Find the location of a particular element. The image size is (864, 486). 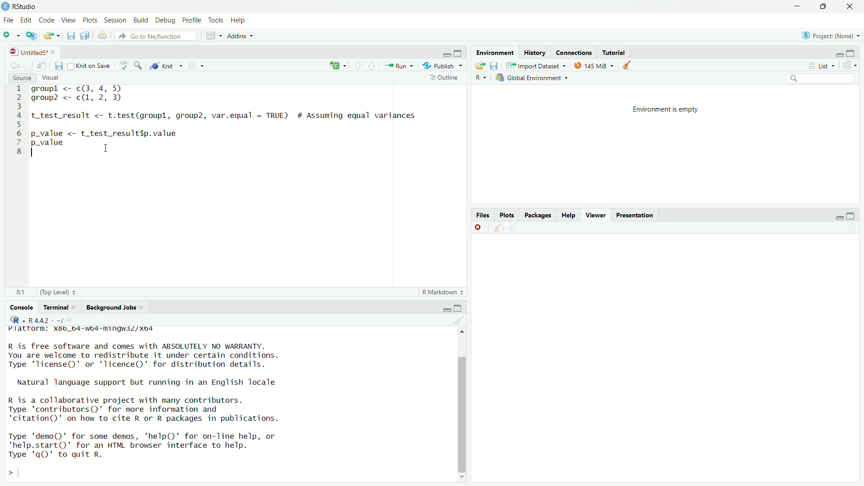

Presentation is located at coordinates (636, 215).